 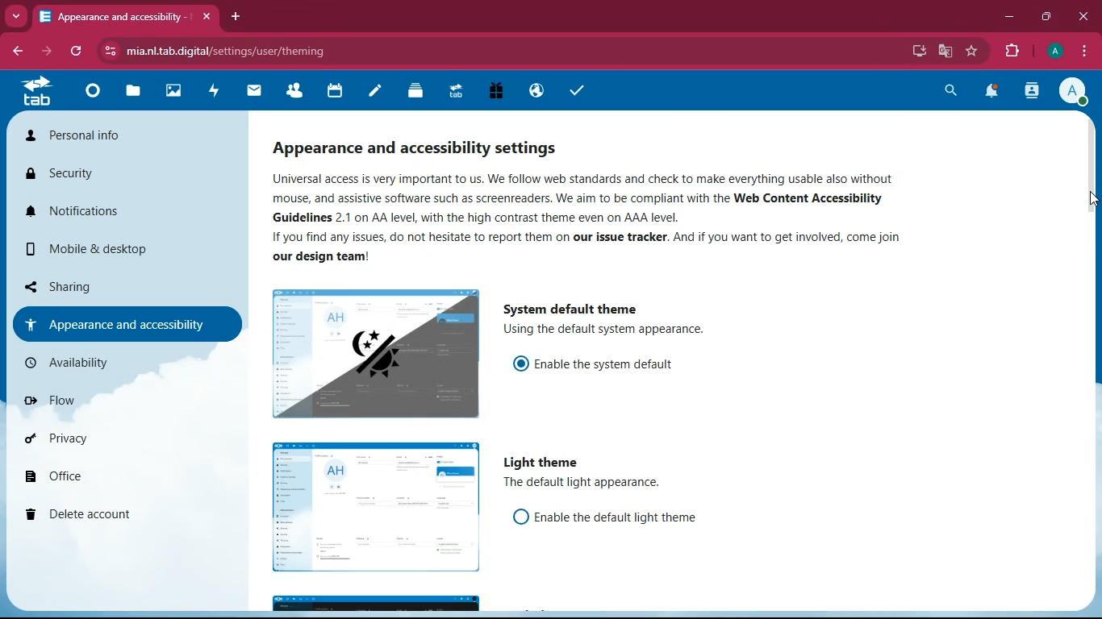 I want to click on google translate, so click(x=949, y=52).